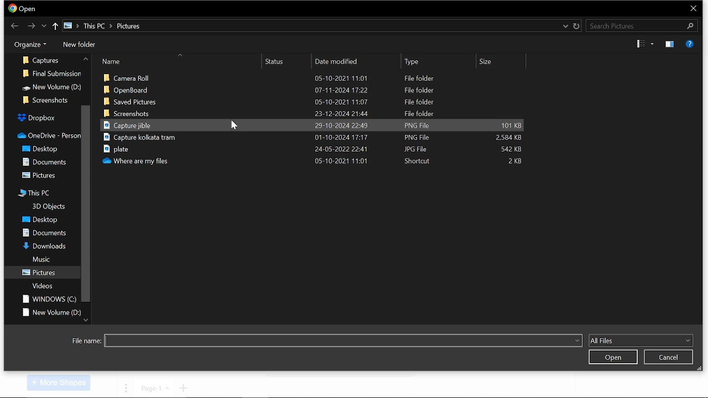 The height and width of the screenshot is (398, 708). Describe the element at coordinates (41, 148) in the screenshot. I see `folders` at that location.